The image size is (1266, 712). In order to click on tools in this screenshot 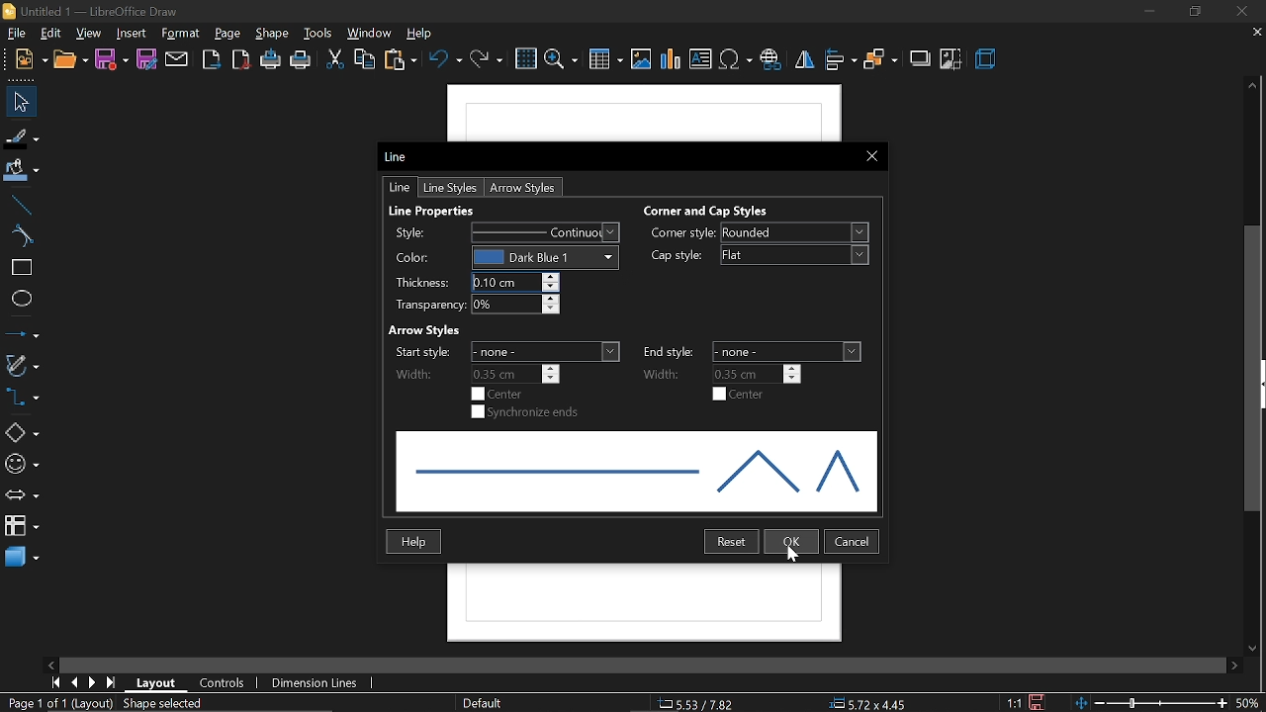, I will do `click(320, 34)`.